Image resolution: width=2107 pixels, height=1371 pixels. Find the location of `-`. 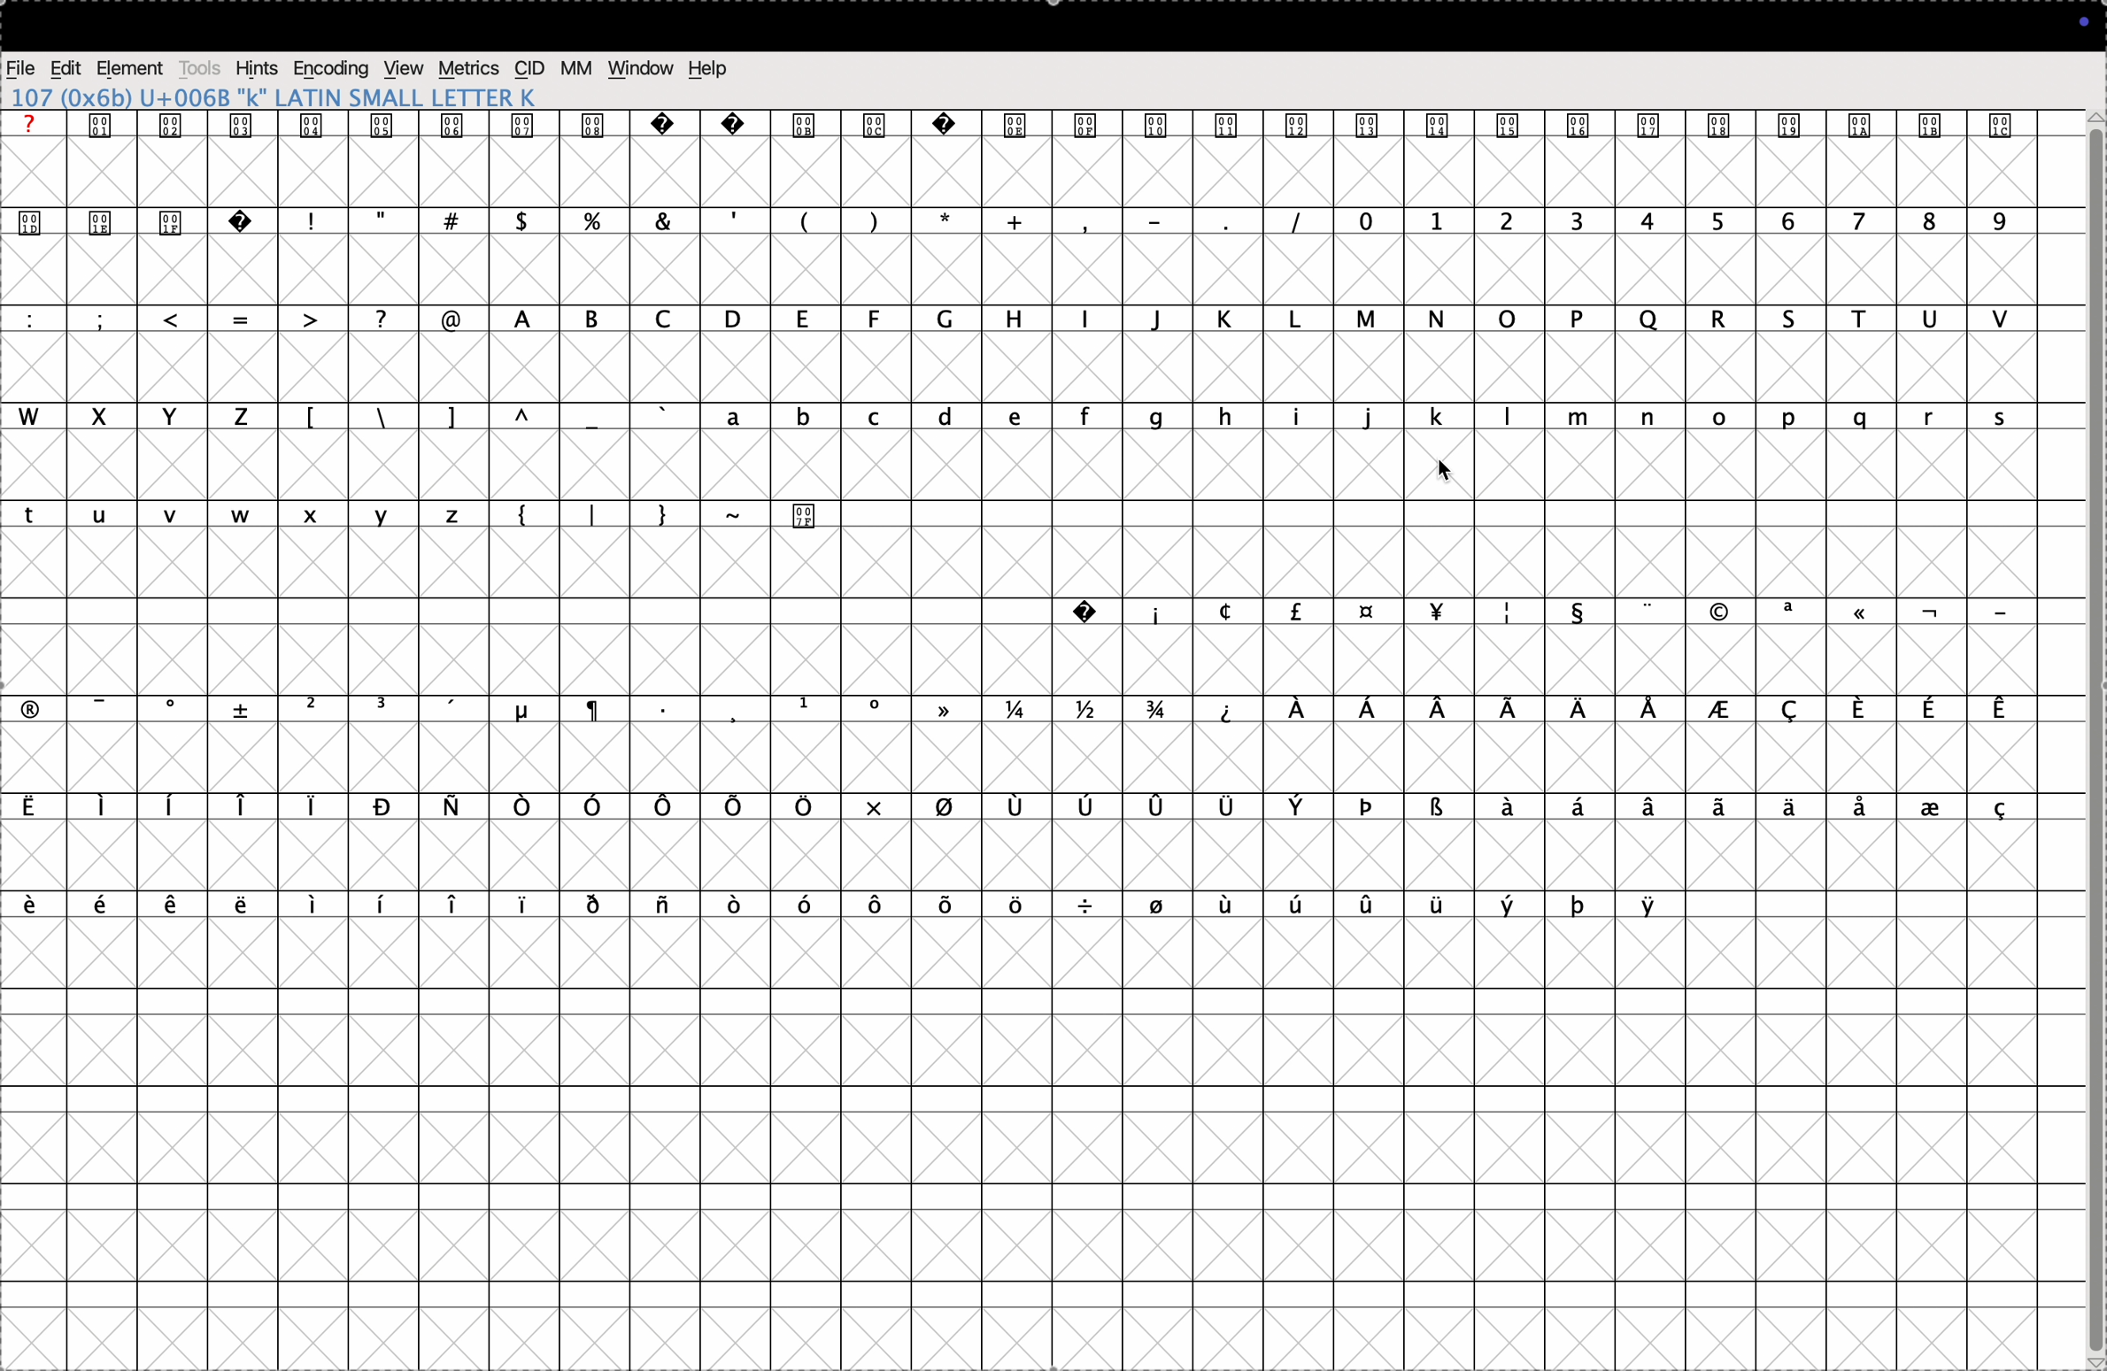

- is located at coordinates (737, 521).